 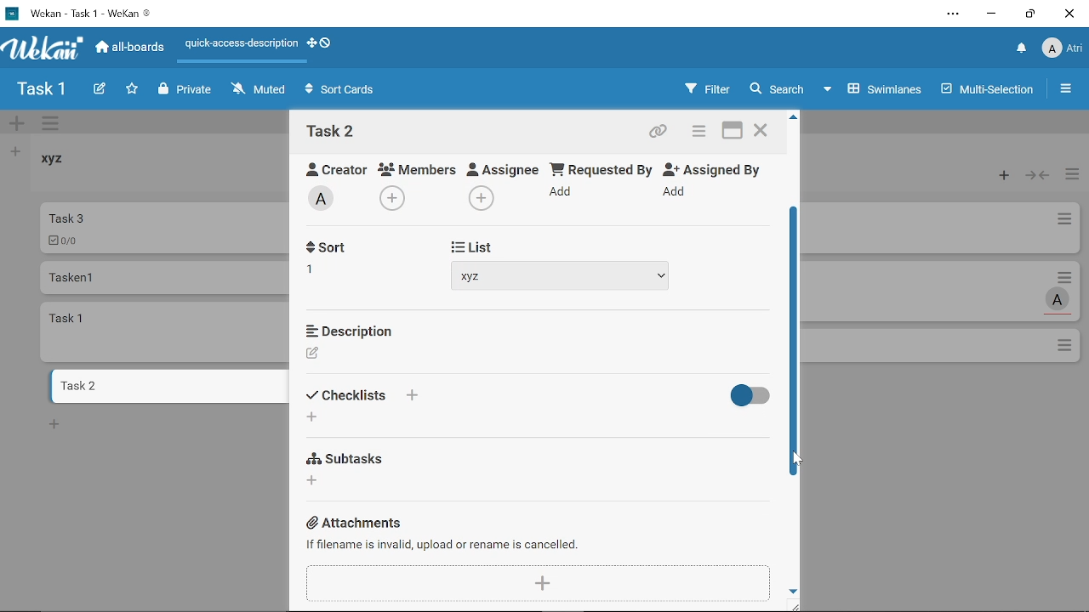 I want to click on Card actions, so click(x=1069, y=276).